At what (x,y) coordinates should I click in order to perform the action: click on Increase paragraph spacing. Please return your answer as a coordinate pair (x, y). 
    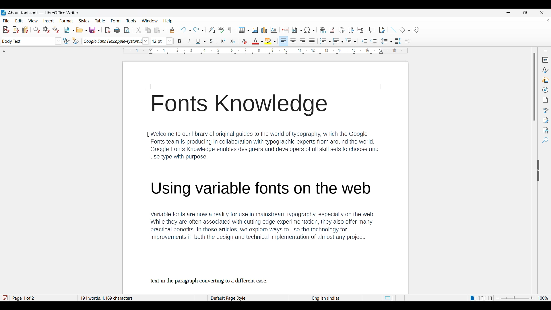
    Looking at the image, I should click on (398, 41).